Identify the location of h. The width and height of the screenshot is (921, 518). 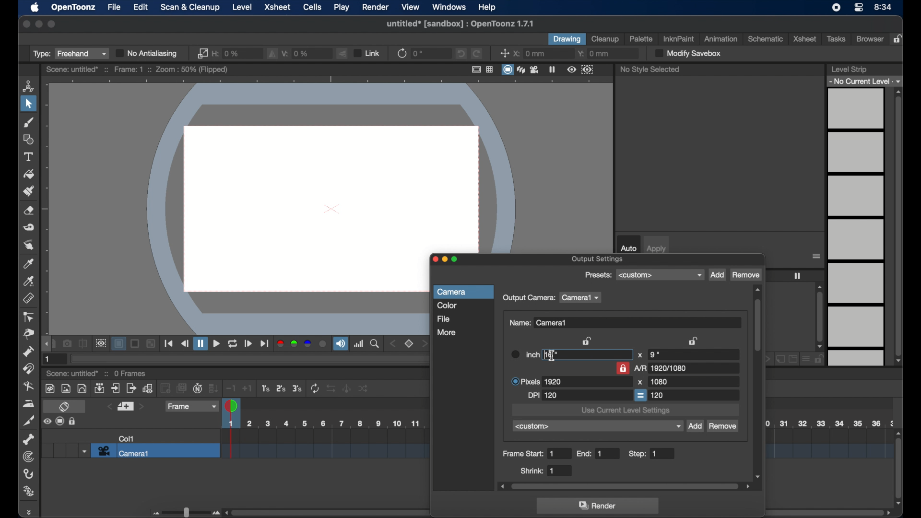
(227, 52).